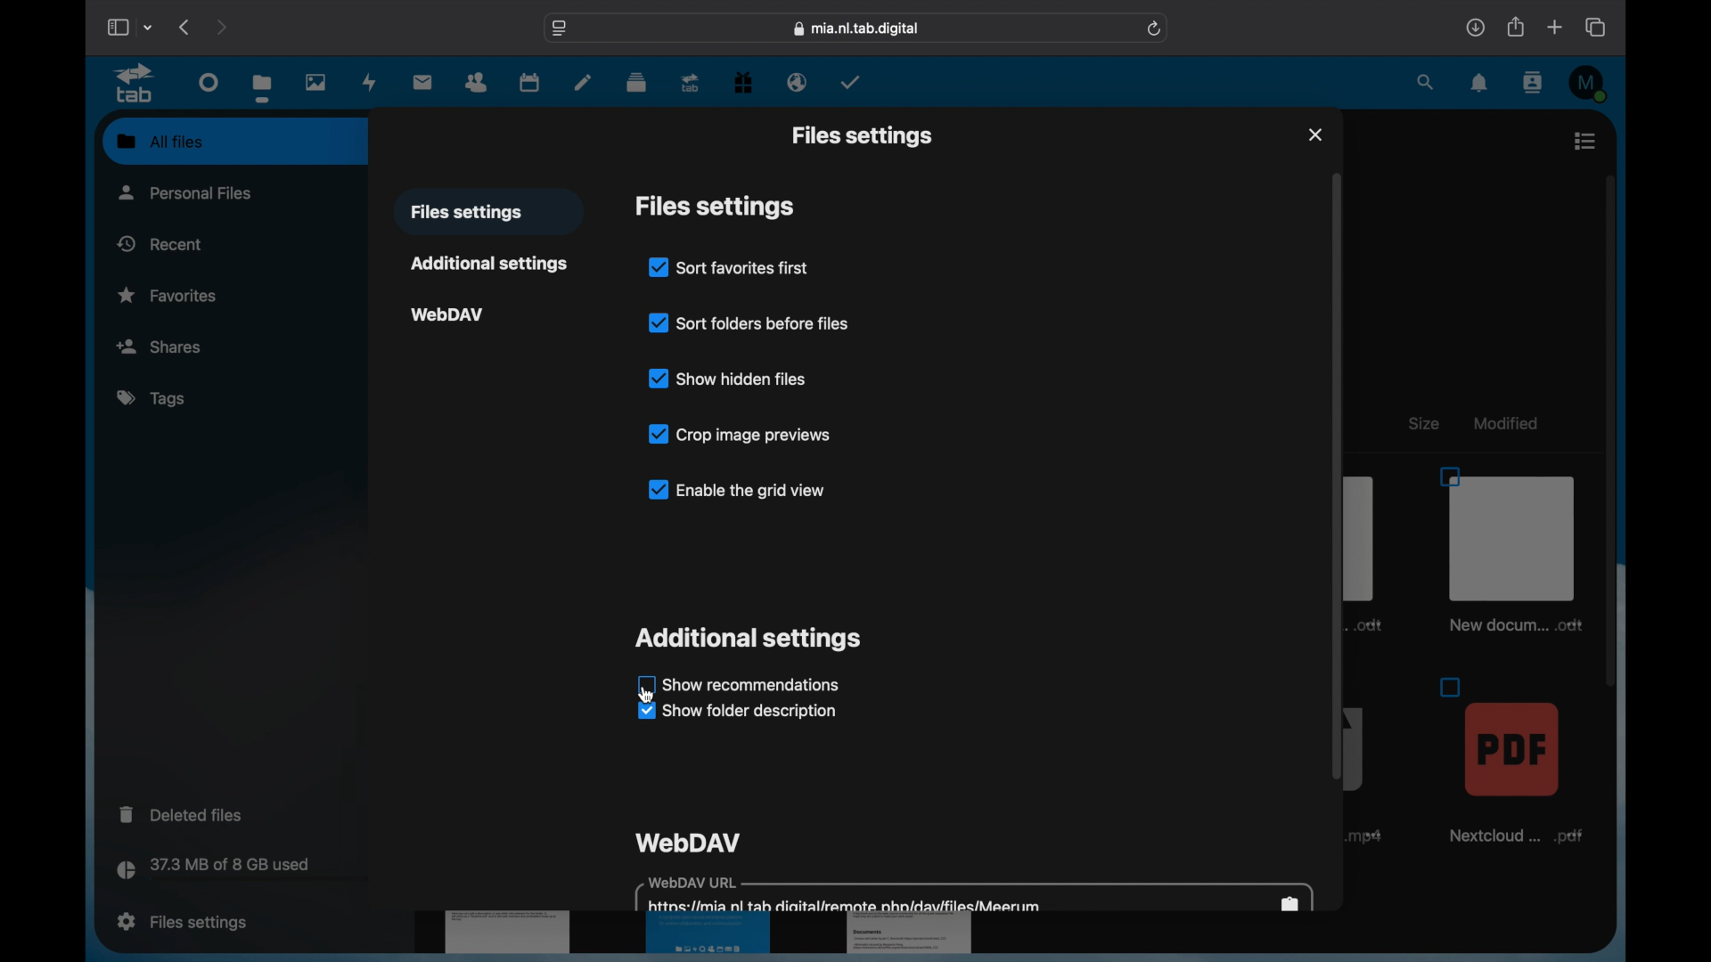 The height and width of the screenshot is (962, 1711). Describe the element at coordinates (636, 83) in the screenshot. I see `deck` at that location.